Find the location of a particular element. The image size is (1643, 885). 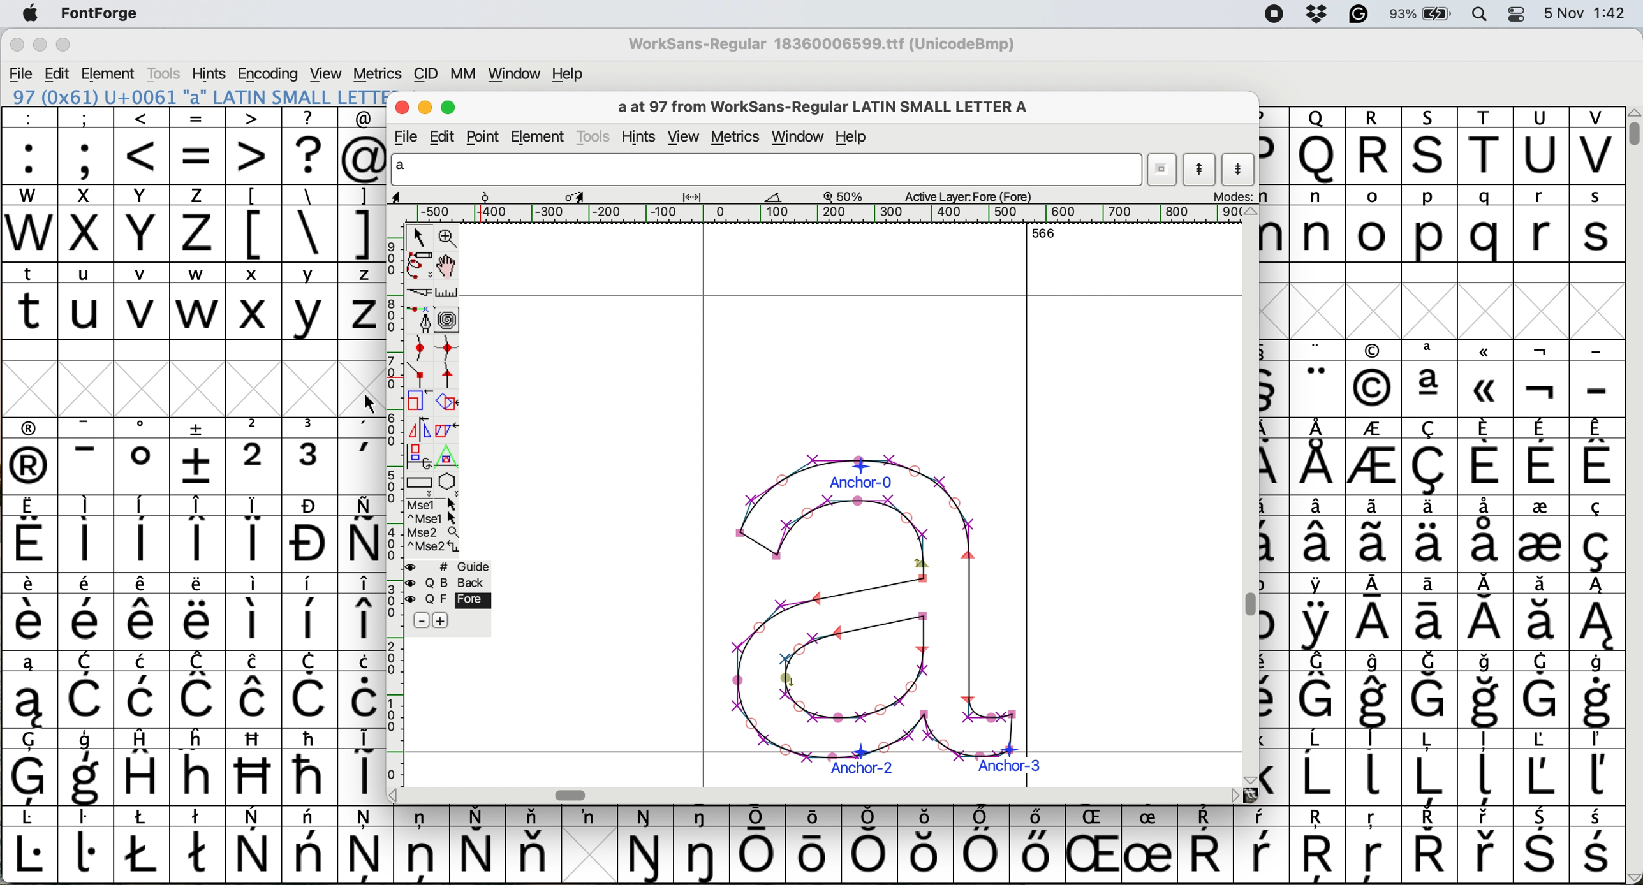

symbol is located at coordinates (1149, 845).